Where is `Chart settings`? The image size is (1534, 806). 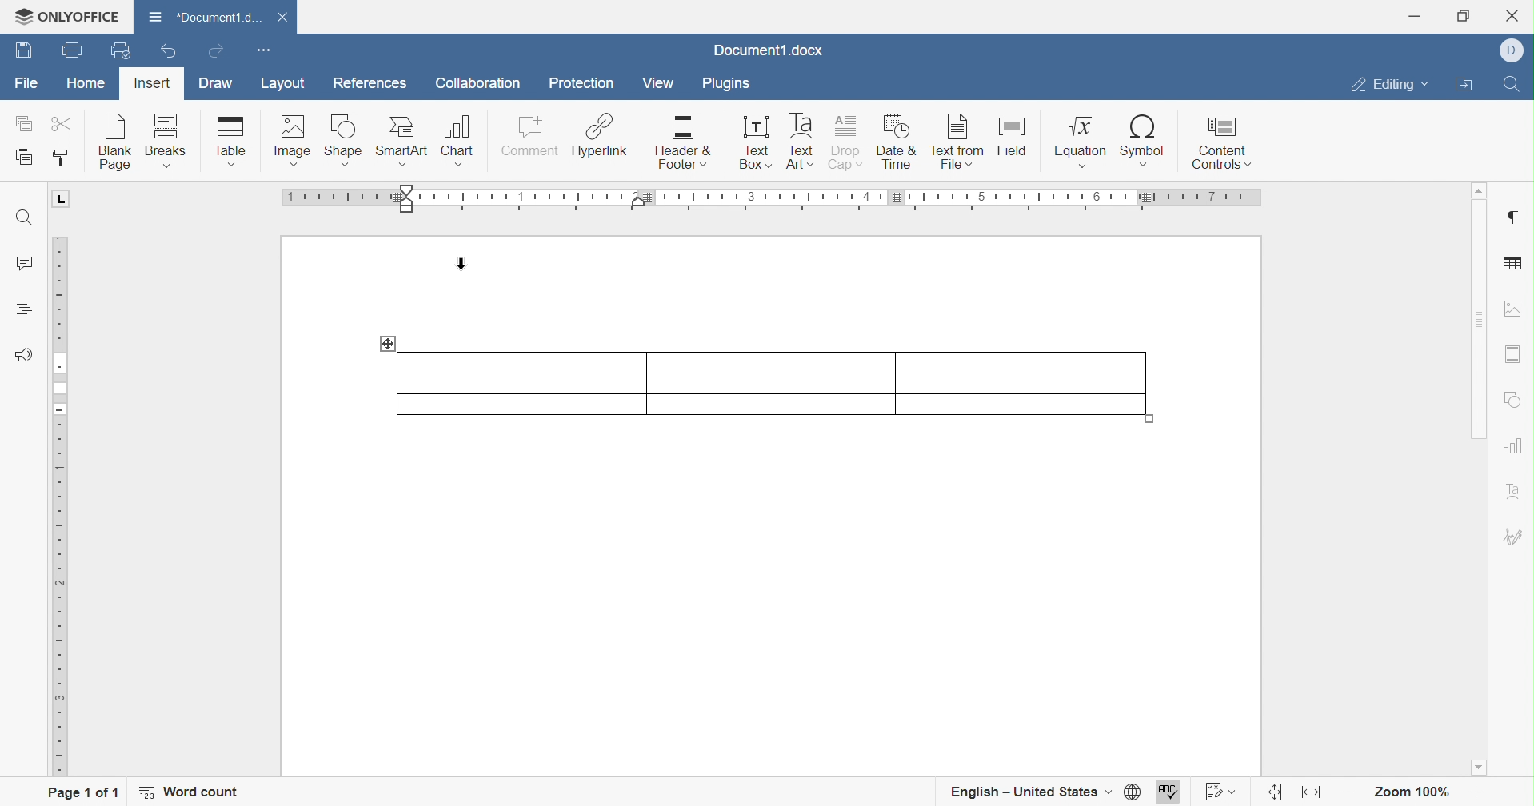 Chart settings is located at coordinates (1512, 445).